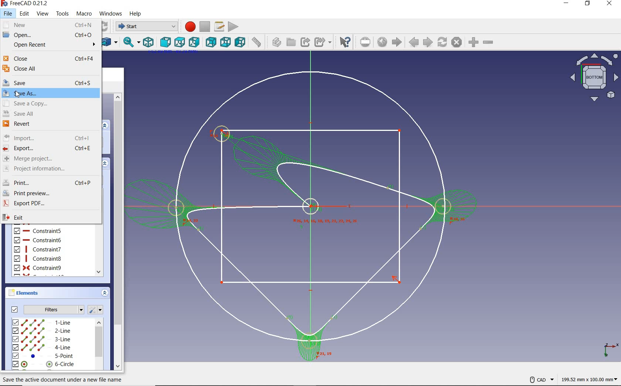 This screenshot has width=621, height=386. Describe the element at coordinates (111, 13) in the screenshot. I see `windows` at that location.